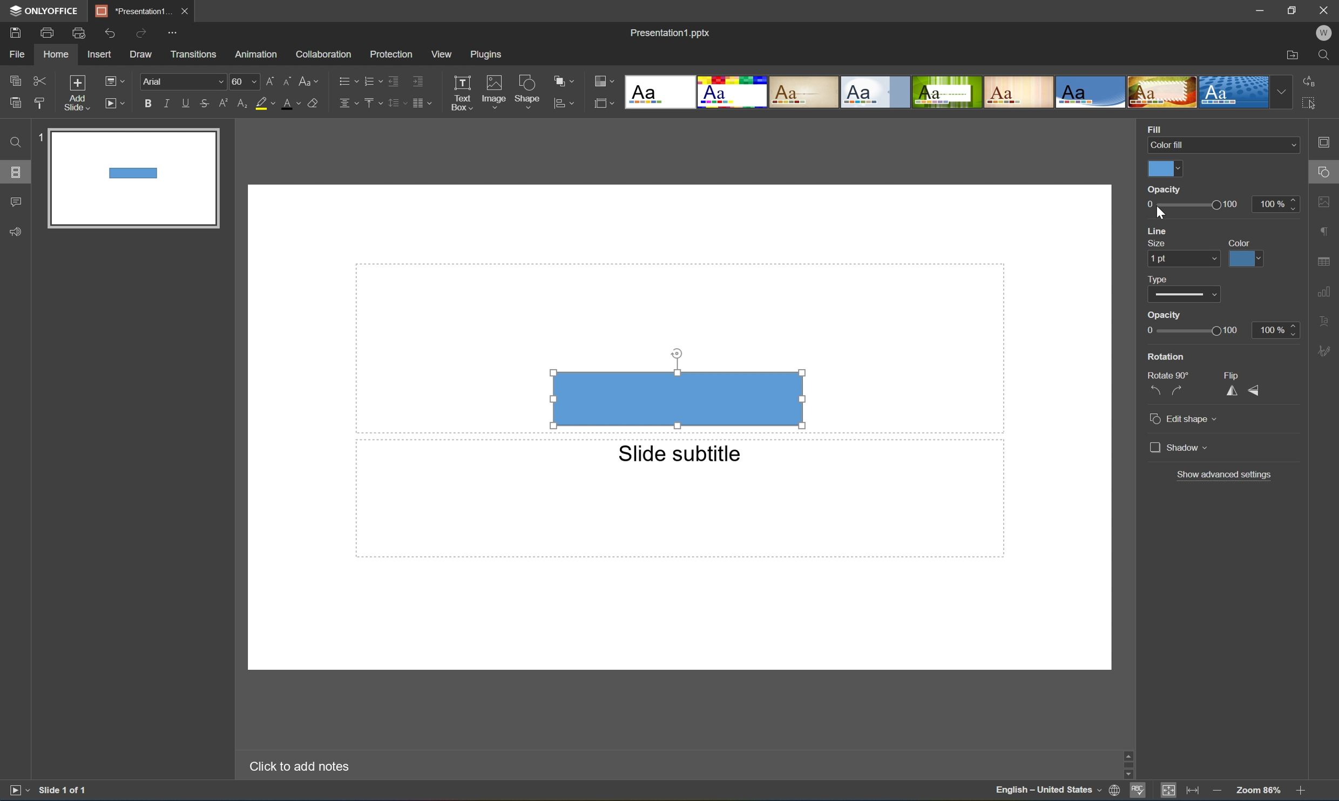 The height and width of the screenshot is (801, 1339). Describe the element at coordinates (669, 35) in the screenshot. I see `Presentation1.pptx` at that location.